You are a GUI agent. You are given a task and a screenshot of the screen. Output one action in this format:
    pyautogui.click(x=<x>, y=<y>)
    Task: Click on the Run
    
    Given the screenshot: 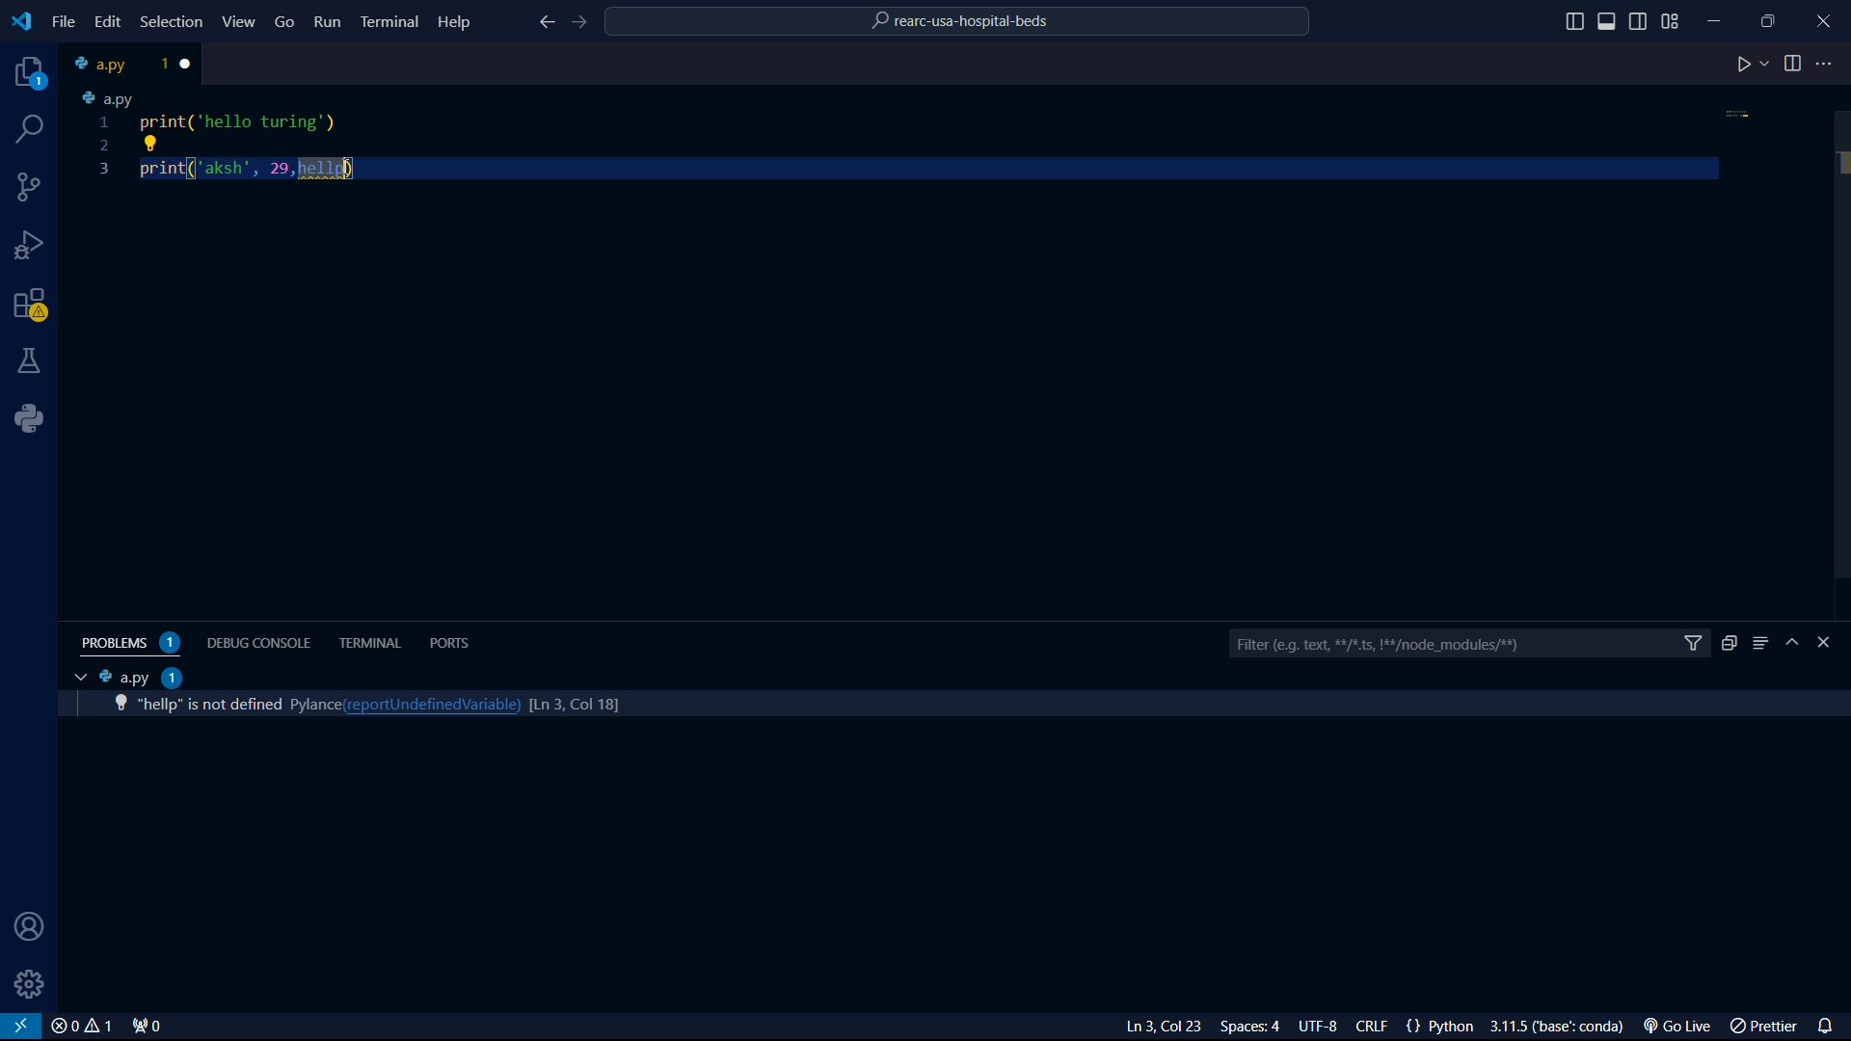 What is the action you would take?
    pyautogui.click(x=329, y=25)
    